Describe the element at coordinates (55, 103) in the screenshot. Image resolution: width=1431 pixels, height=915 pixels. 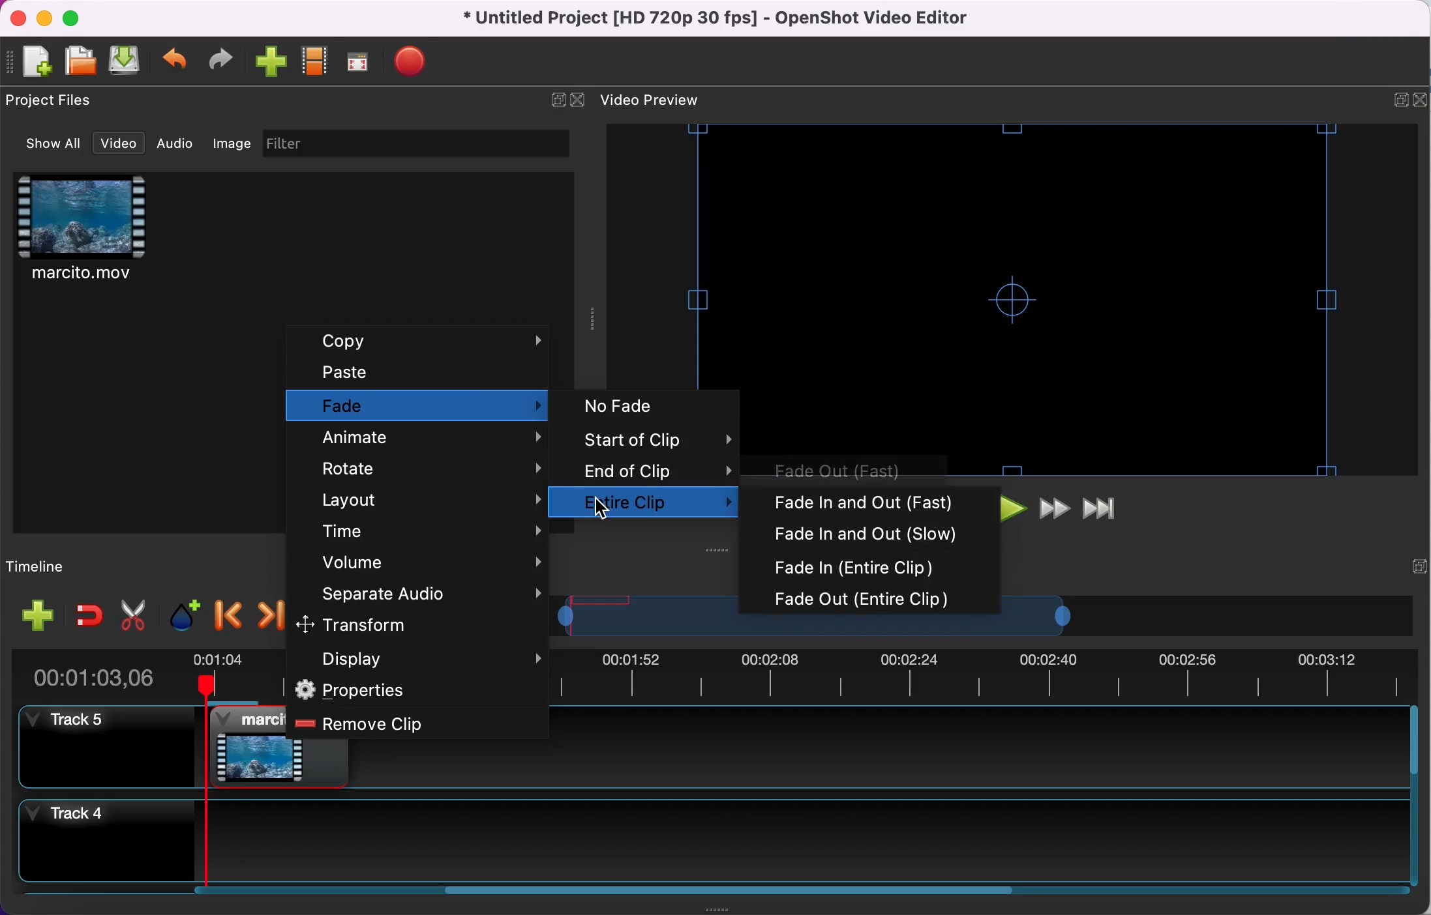
I see `project files` at that location.